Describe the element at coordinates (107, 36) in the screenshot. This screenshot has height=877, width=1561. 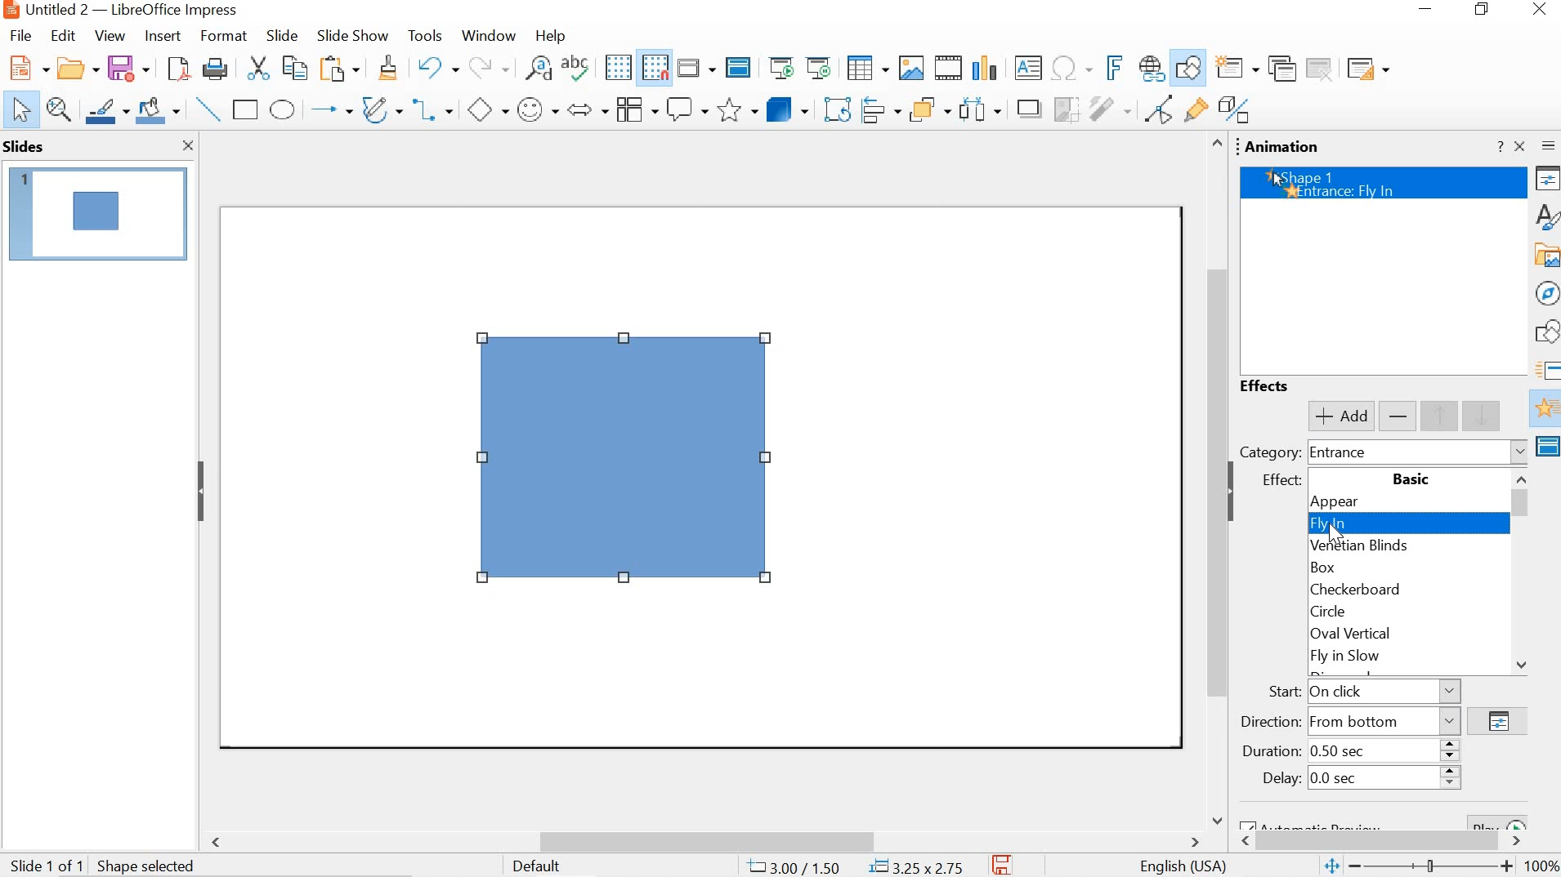
I see `view` at that location.